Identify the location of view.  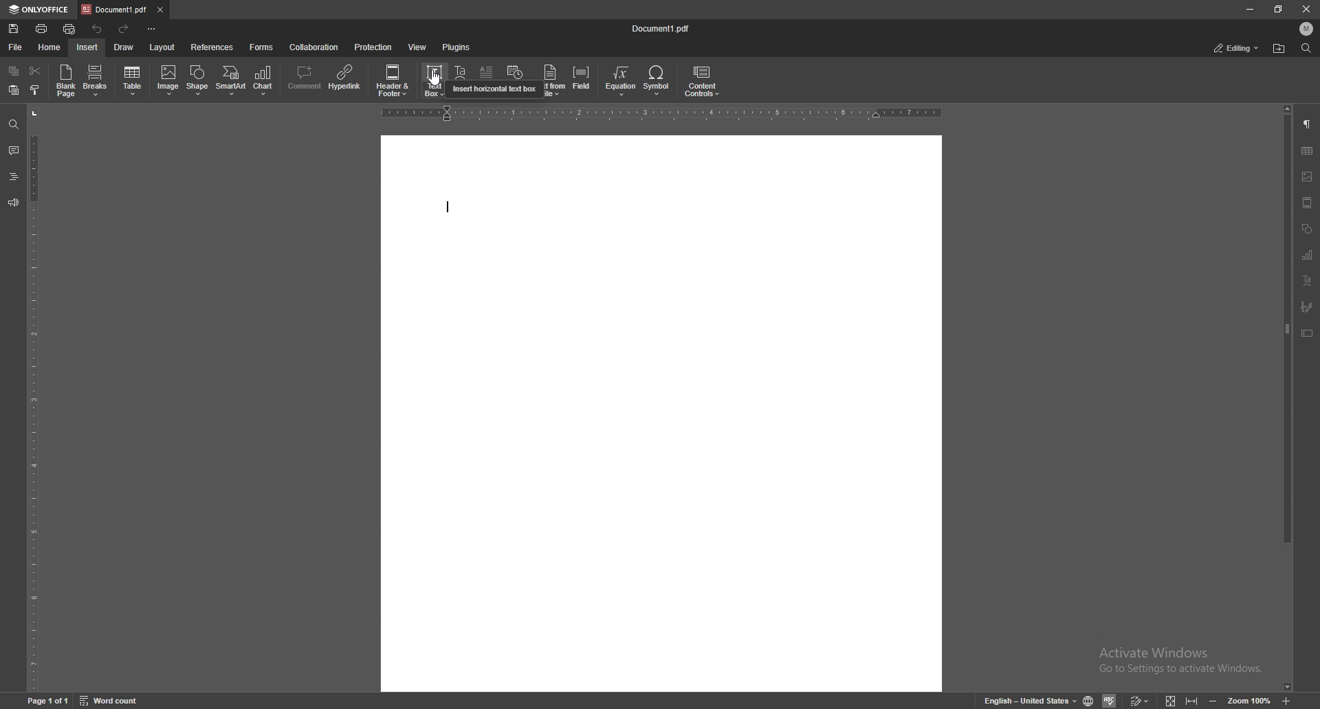
(418, 47).